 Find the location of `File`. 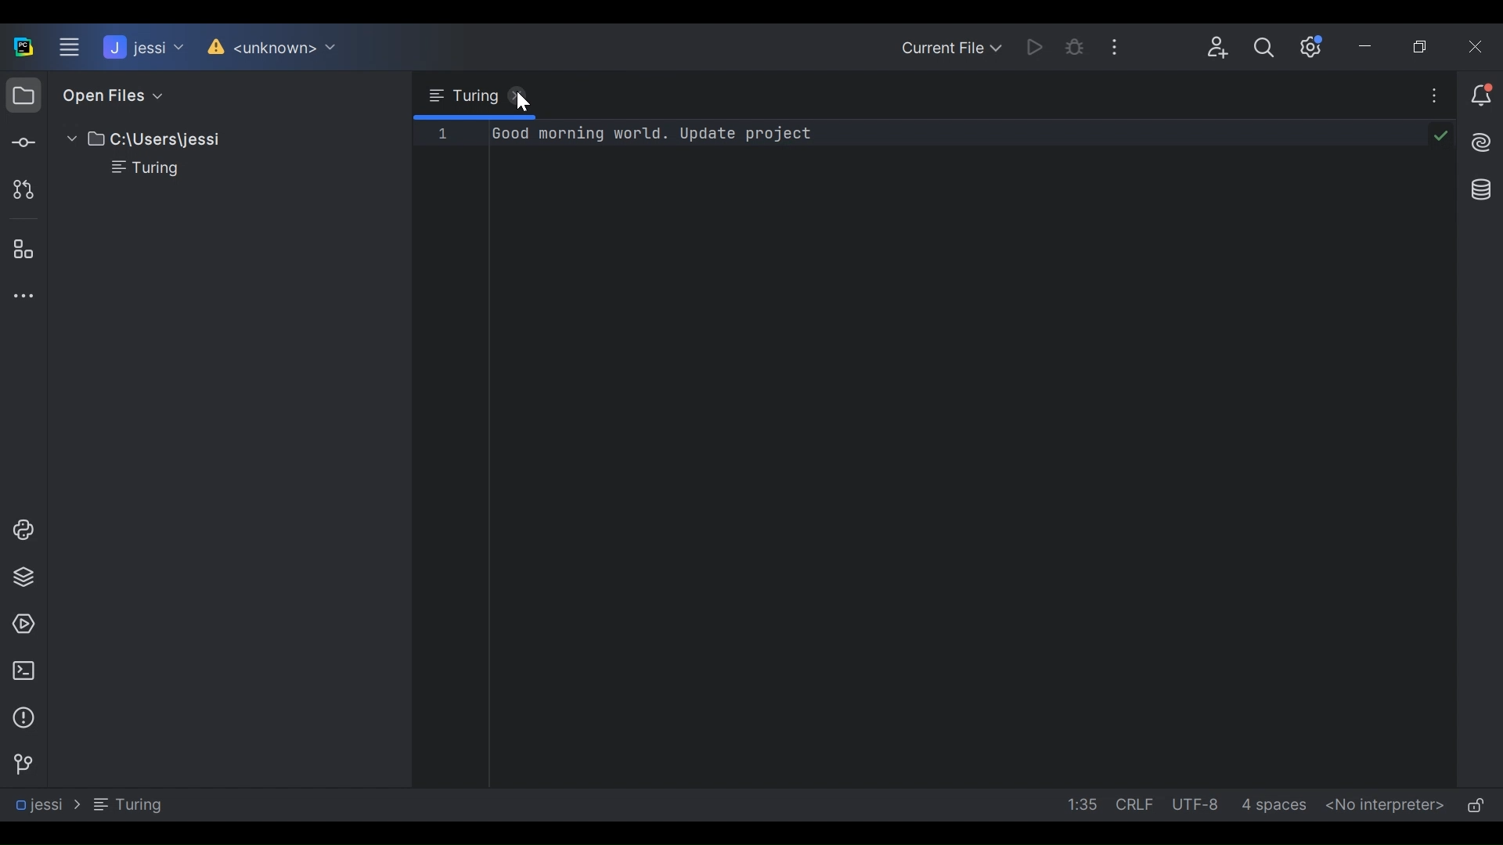

File is located at coordinates (135, 169).